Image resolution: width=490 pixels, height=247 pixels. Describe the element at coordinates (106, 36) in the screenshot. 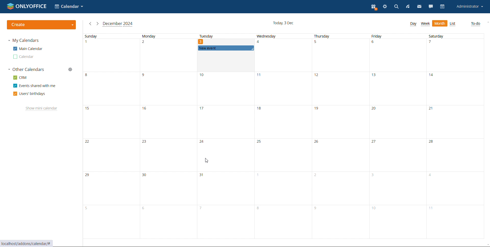

I see `sunday` at that location.